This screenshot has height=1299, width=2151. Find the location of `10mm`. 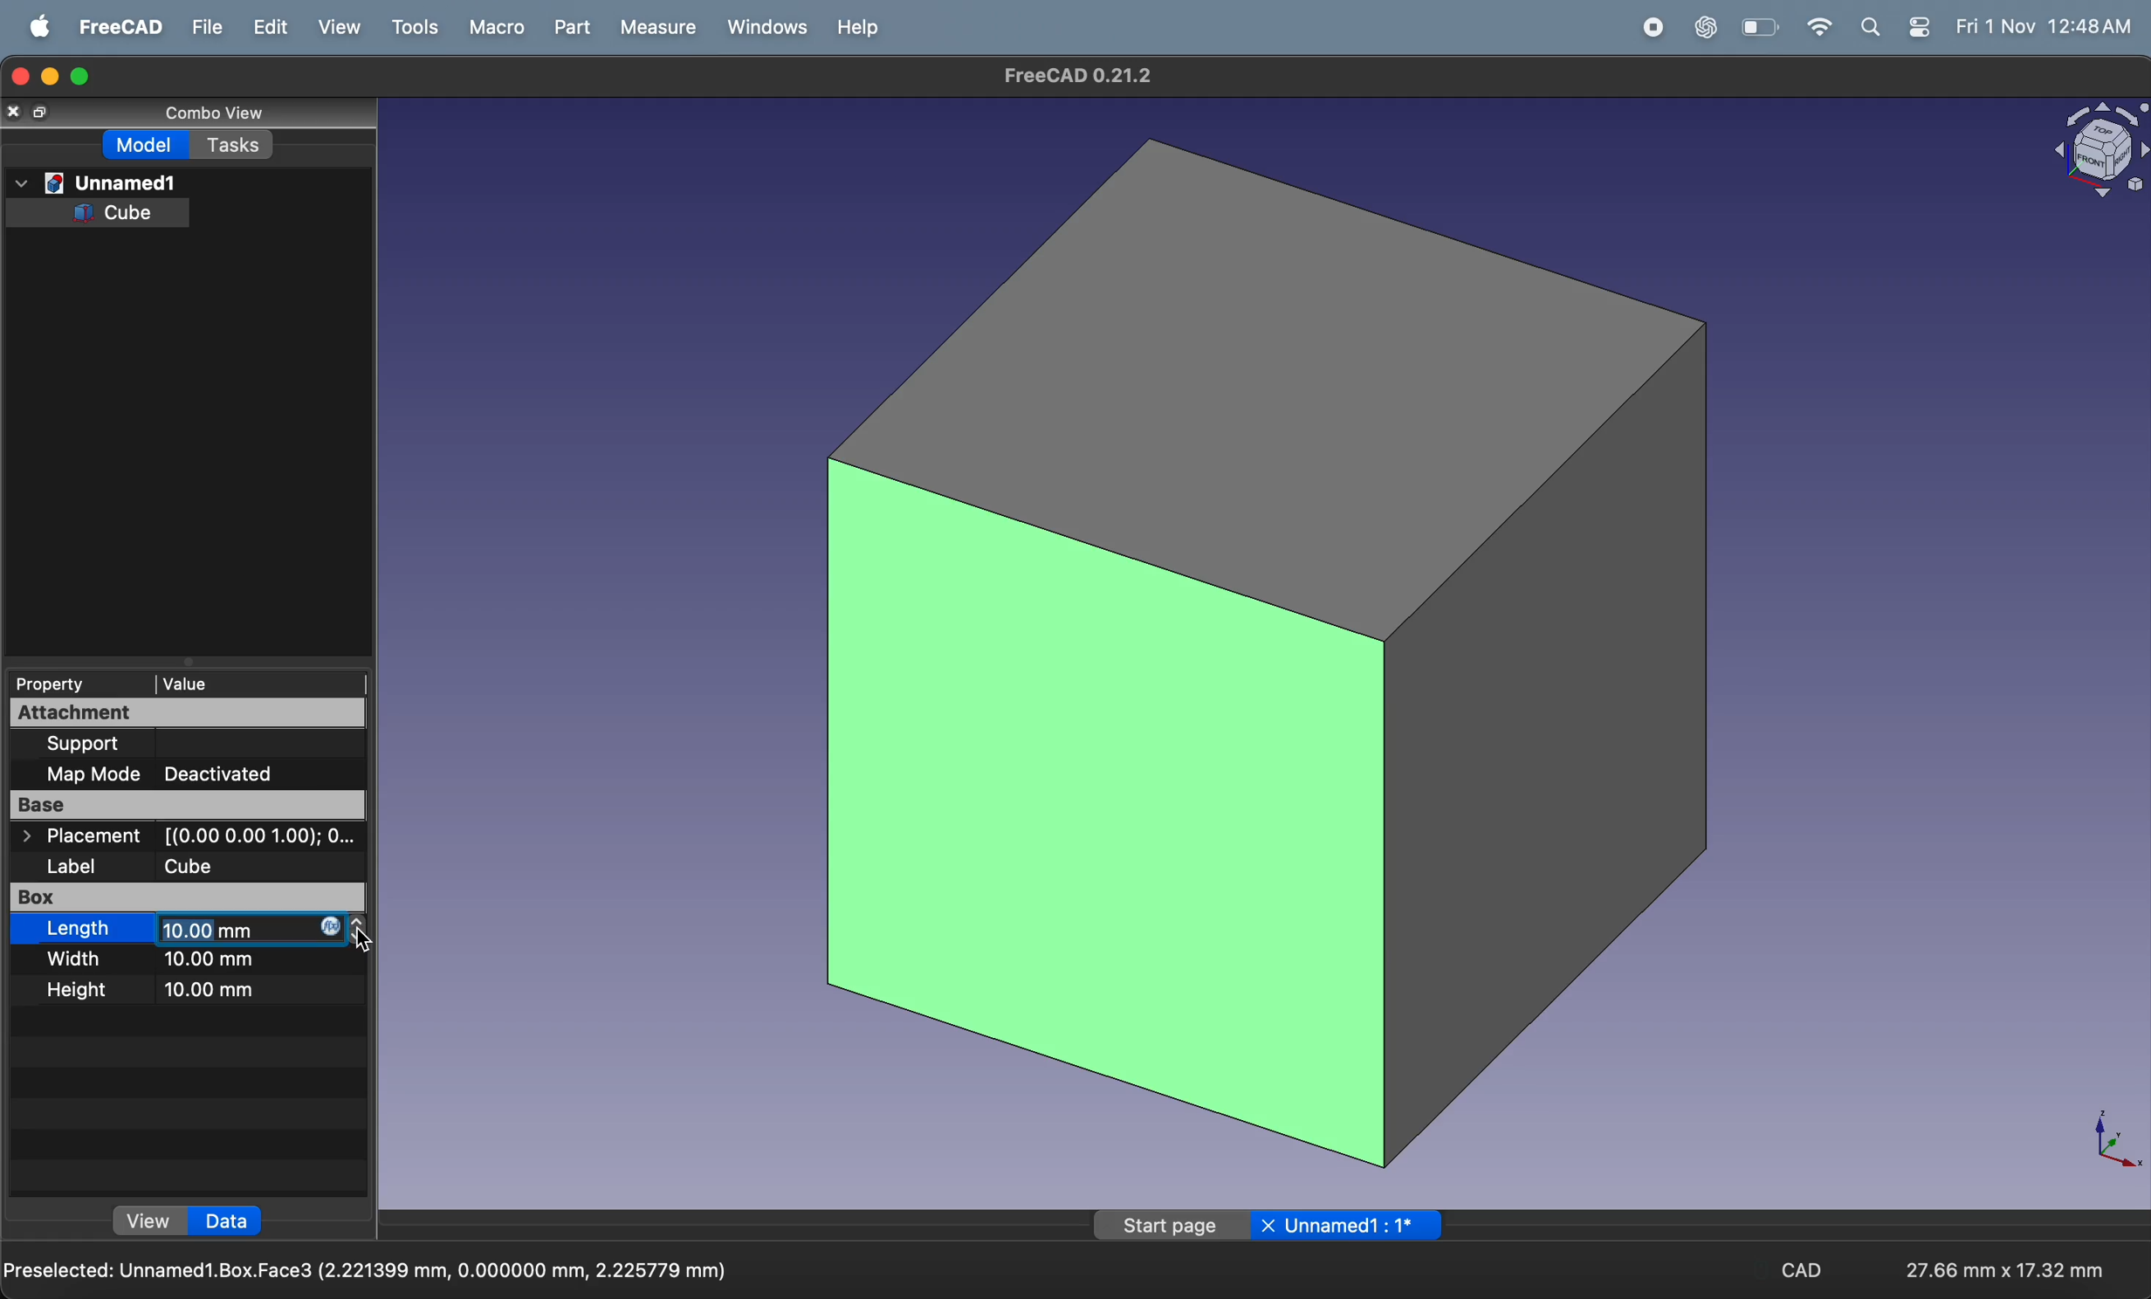

10mm is located at coordinates (216, 989).